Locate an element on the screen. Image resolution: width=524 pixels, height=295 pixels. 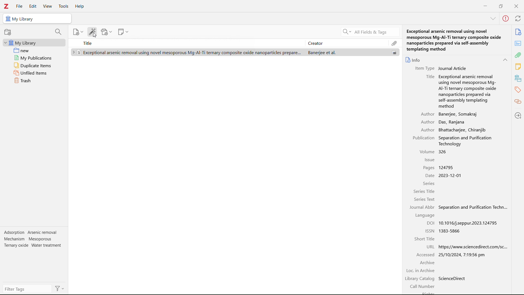
actions is located at coordinates (60, 288).